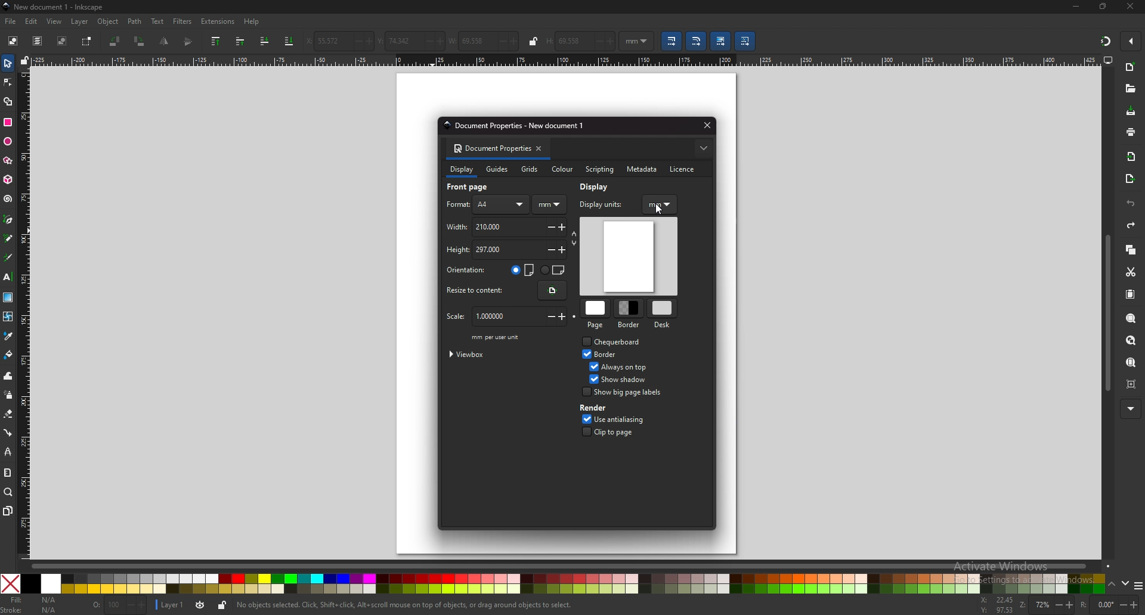 This screenshot has width=1145, height=615. Describe the element at coordinates (119, 606) in the screenshot. I see `nothing selected` at that location.